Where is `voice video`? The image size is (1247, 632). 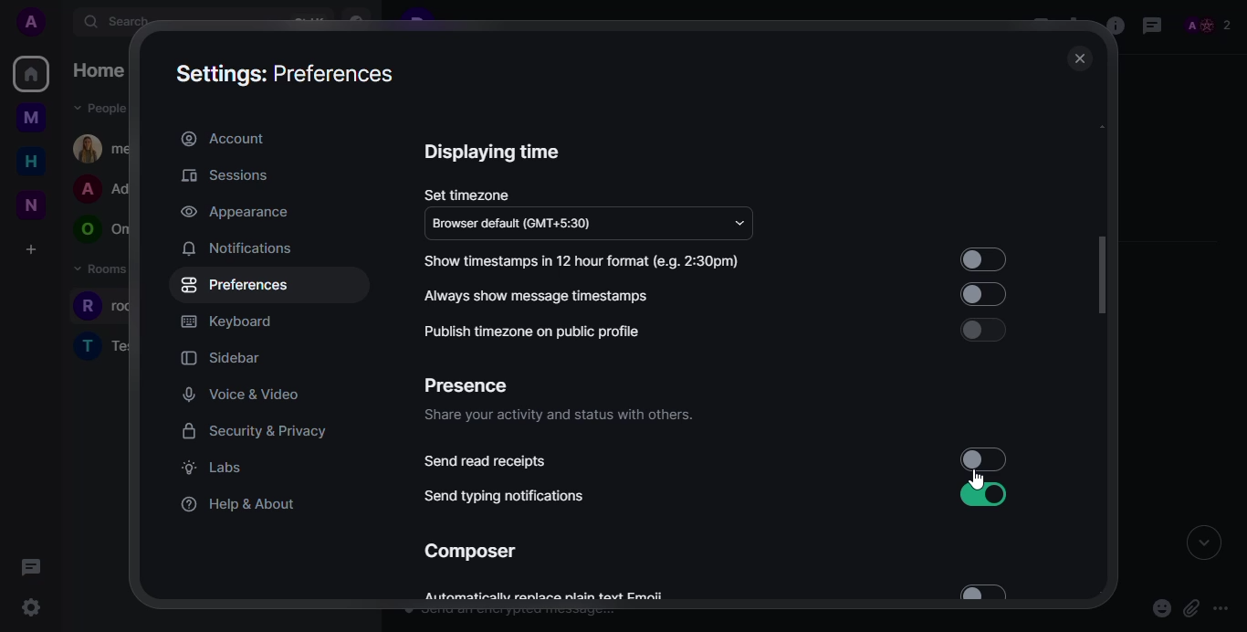
voice video is located at coordinates (242, 395).